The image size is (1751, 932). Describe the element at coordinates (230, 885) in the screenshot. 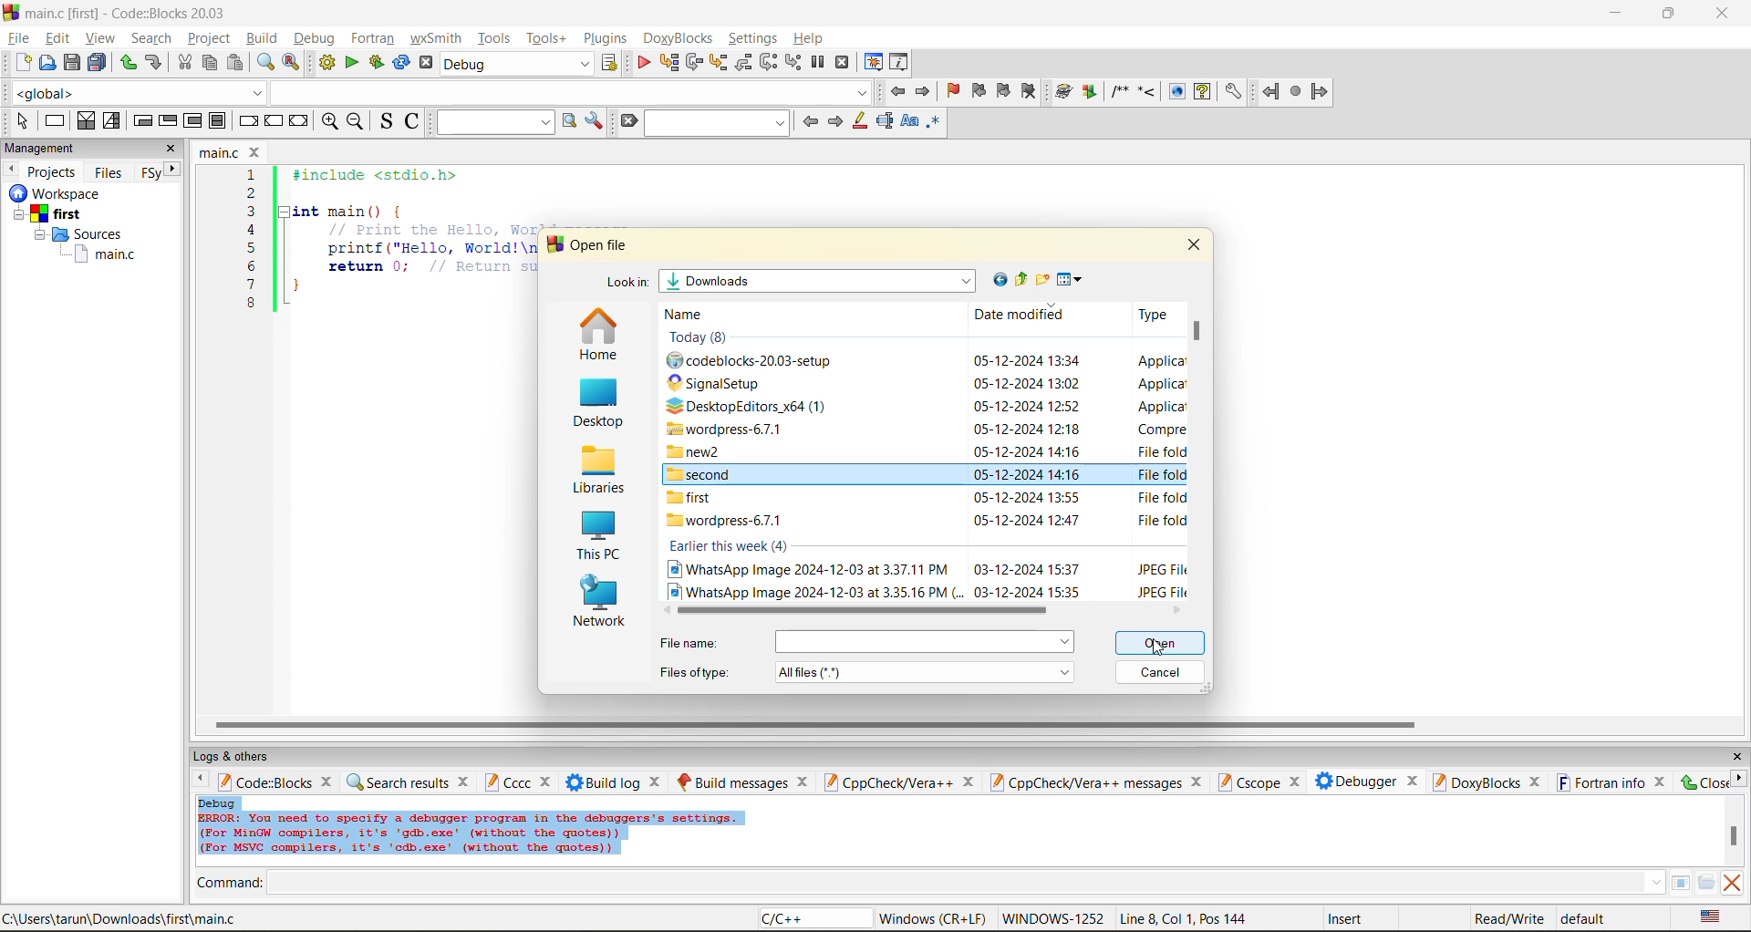

I see `command` at that location.